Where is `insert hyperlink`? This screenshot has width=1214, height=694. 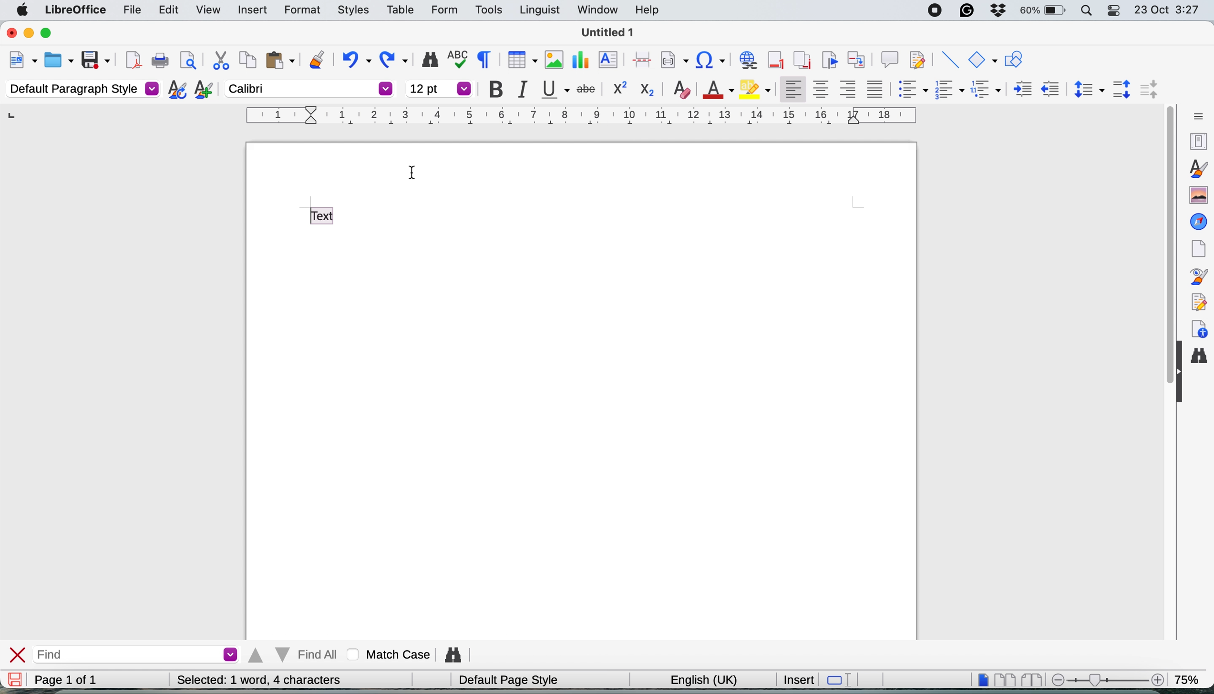
insert hyperlink is located at coordinates (711, 60).